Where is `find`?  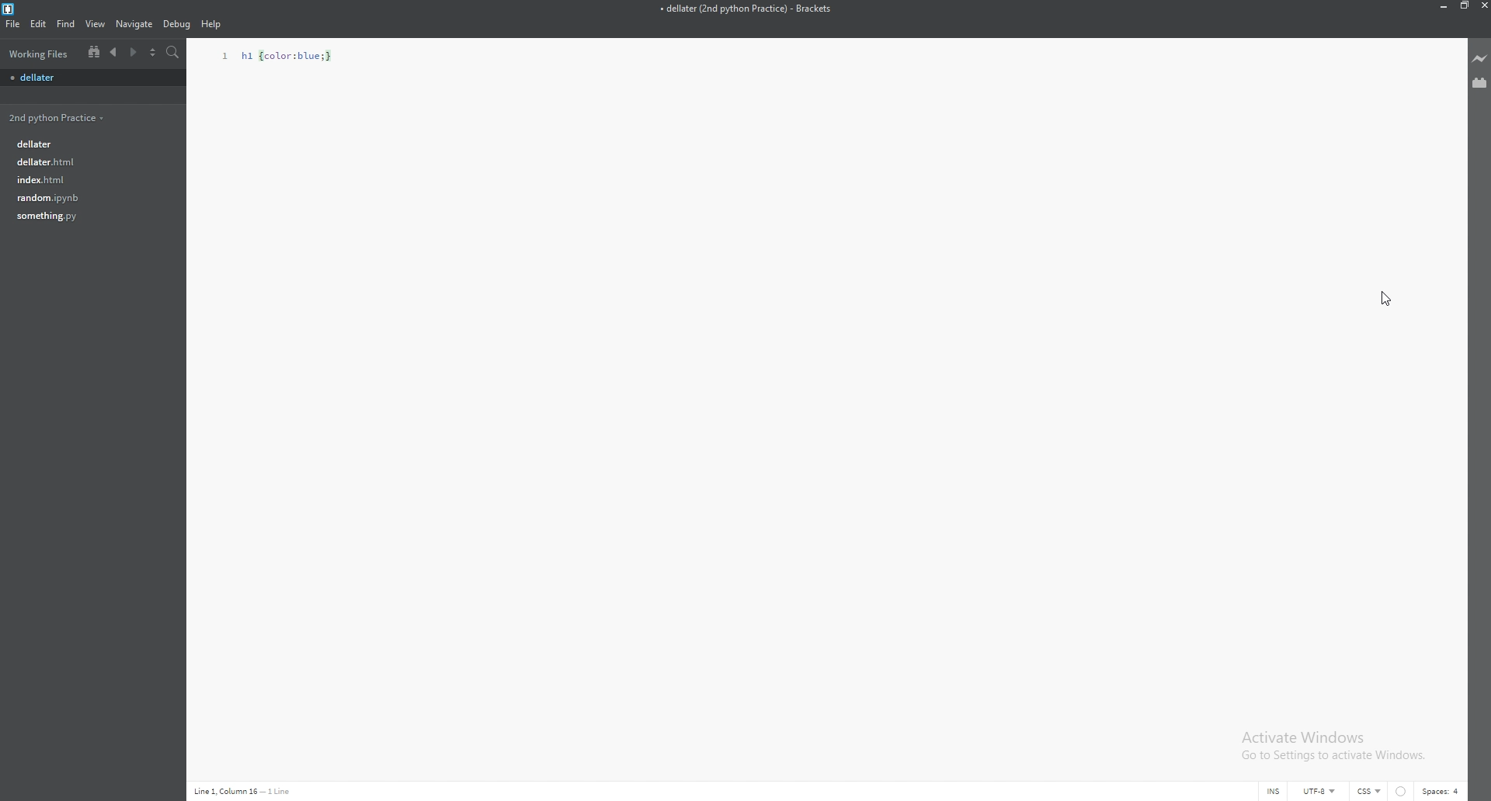
find is located at coordinates (67, 24).